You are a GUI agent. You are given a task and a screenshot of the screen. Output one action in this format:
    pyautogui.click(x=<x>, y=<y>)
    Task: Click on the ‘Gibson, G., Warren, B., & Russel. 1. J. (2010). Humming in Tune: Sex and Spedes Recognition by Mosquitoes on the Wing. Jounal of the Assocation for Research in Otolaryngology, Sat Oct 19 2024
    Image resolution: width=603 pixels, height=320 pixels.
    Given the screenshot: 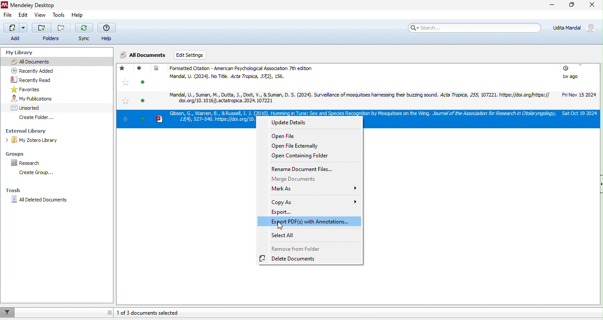 What is the action you would take?
    pyautogui.click(x=358, y=112)
    